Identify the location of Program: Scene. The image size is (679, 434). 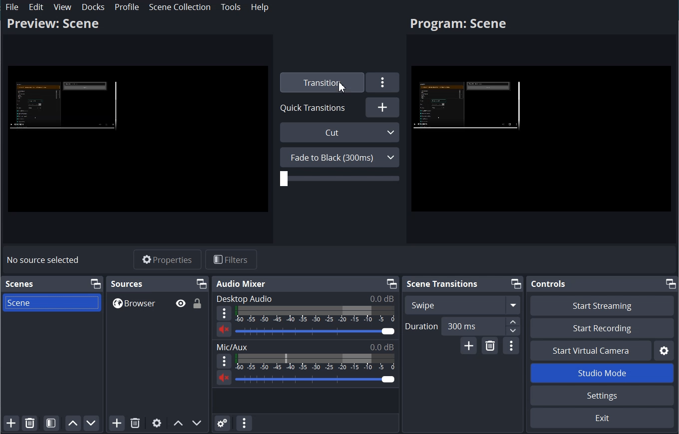
(458, 25).